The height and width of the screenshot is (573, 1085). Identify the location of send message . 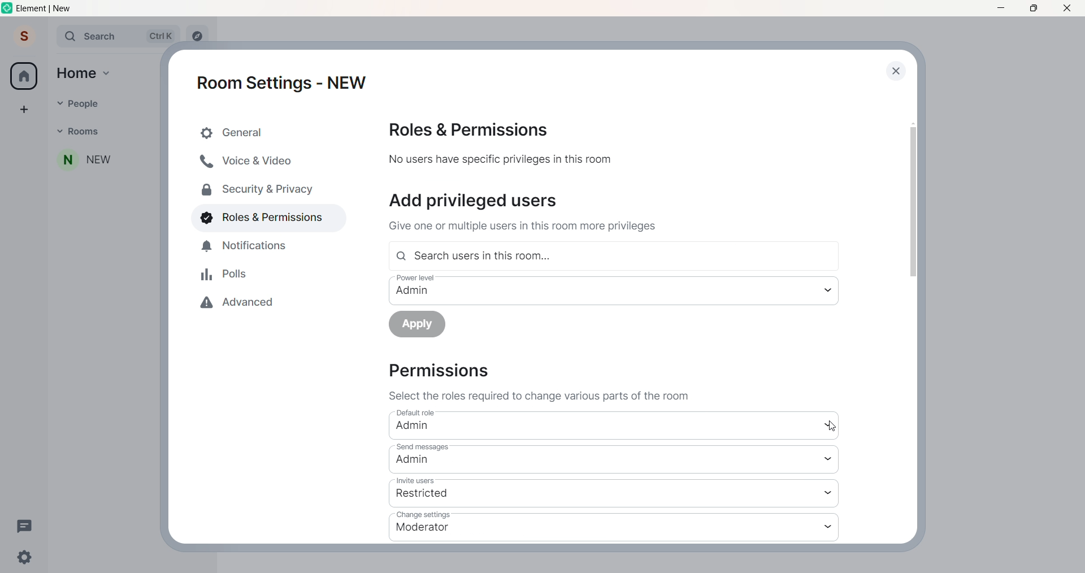
(600, 458).